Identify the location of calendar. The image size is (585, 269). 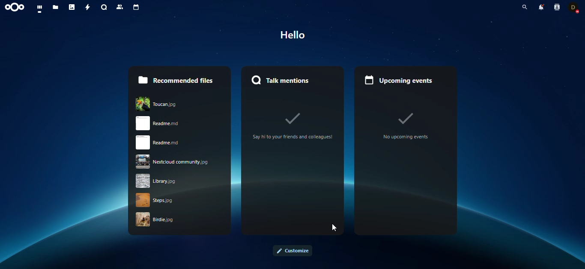
(137, 8).